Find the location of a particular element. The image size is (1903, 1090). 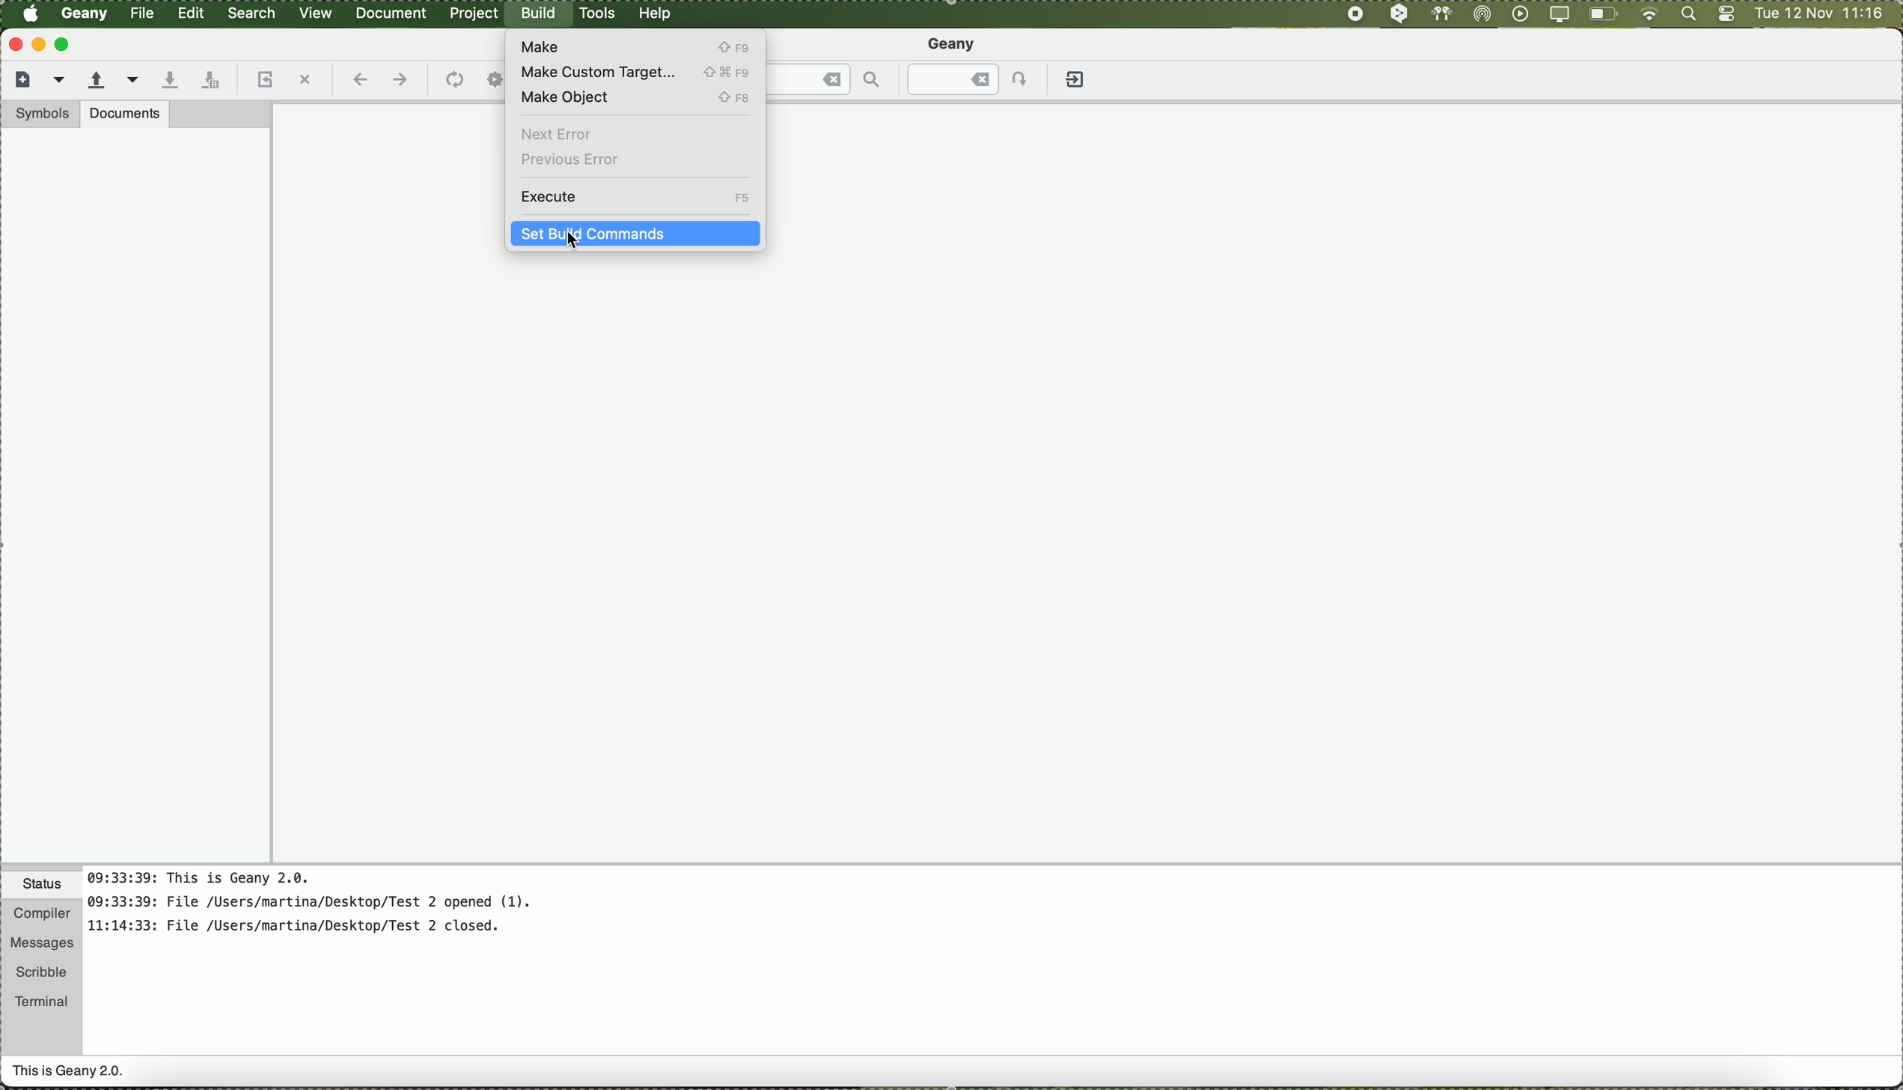

set build commands is located at coordinates (635, 237).